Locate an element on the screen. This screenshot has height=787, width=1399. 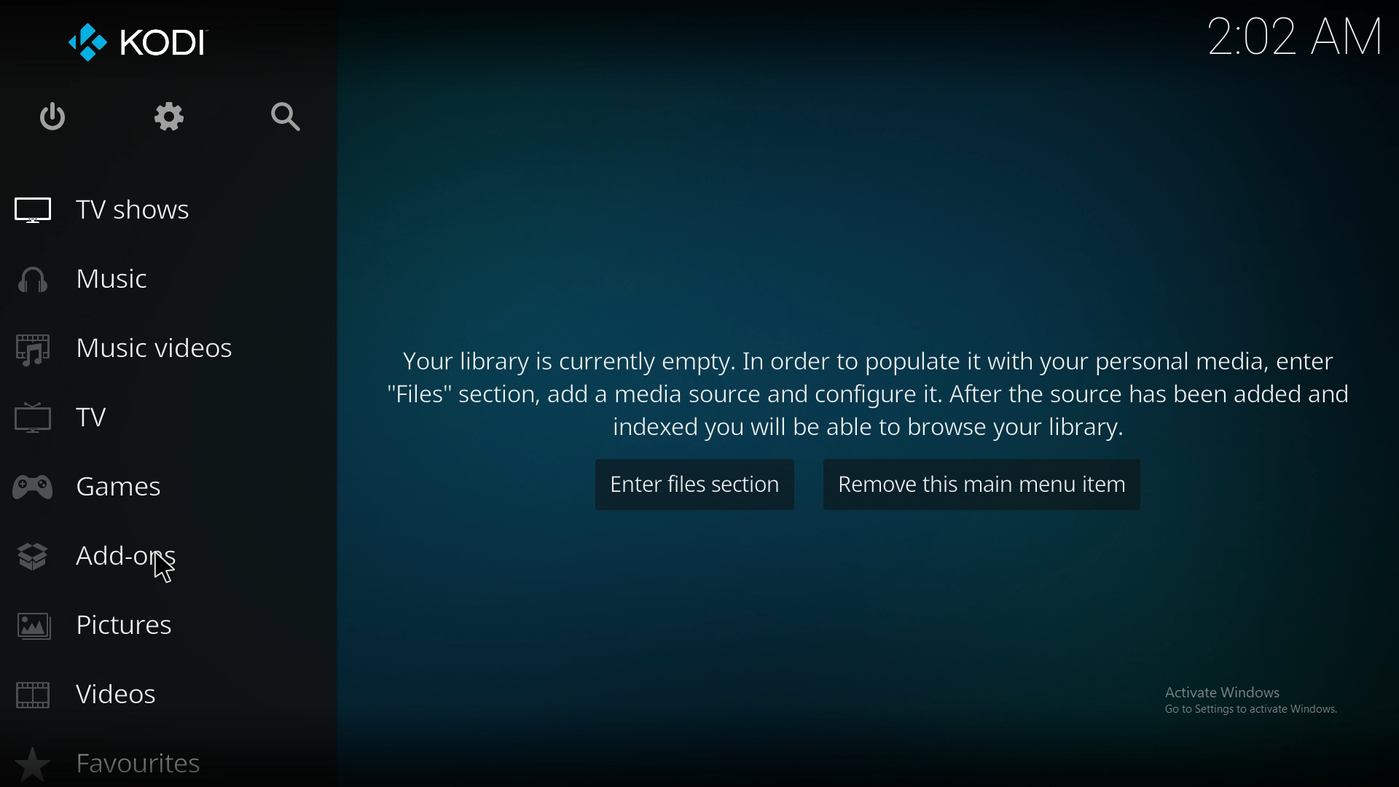
pictures is located at coordinates (120, 625).